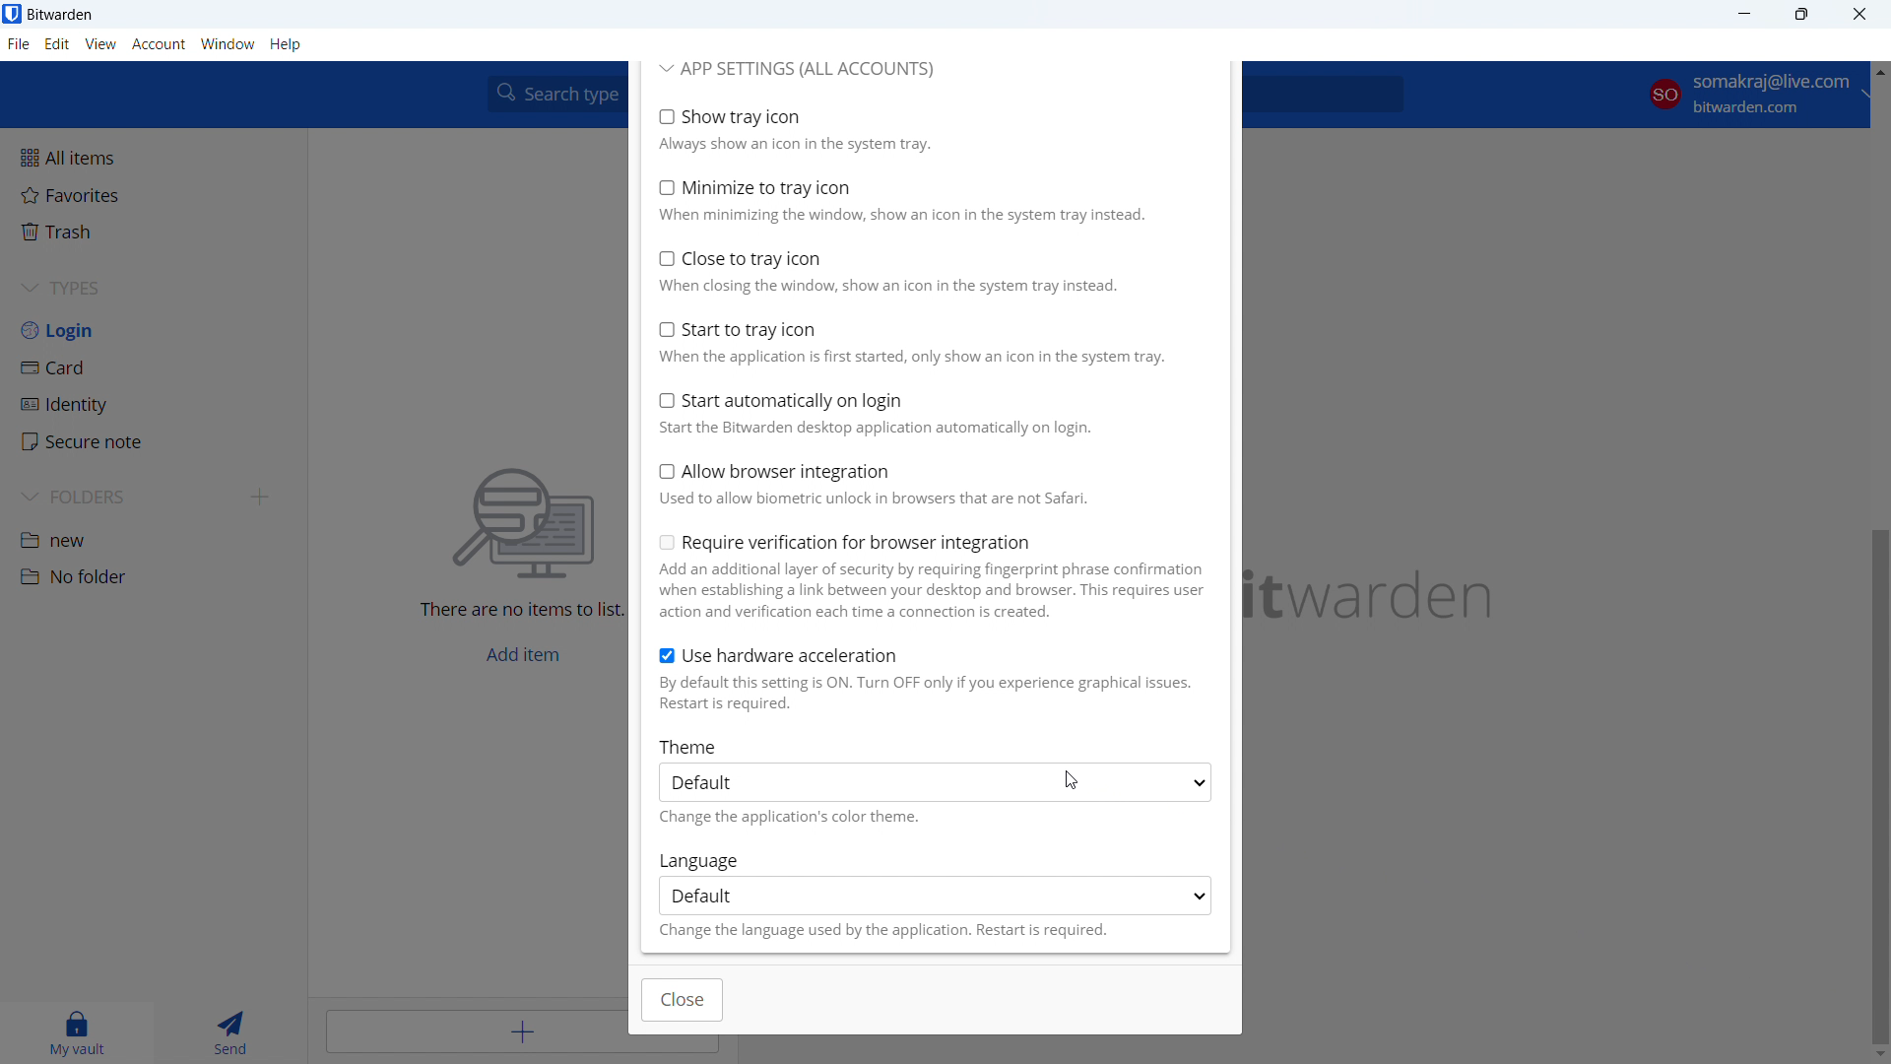  I want to click on send, so click(227, 1033).